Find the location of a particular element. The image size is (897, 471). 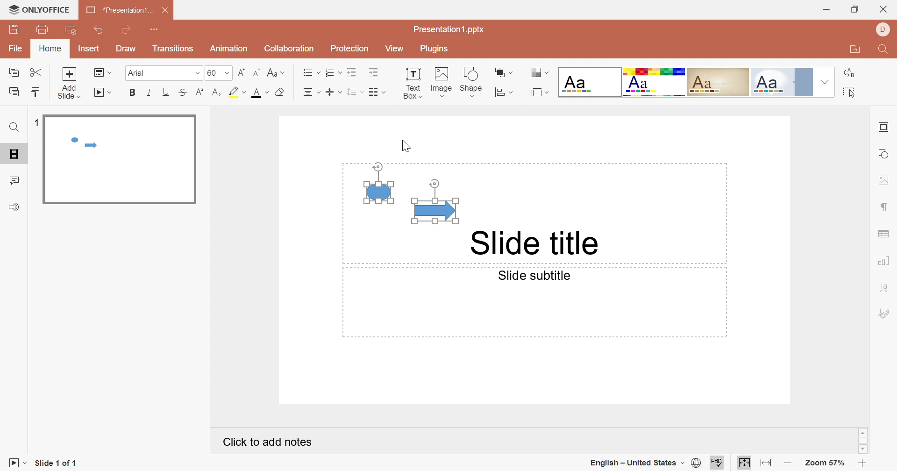

Copy is located at coordinates (12, 73).